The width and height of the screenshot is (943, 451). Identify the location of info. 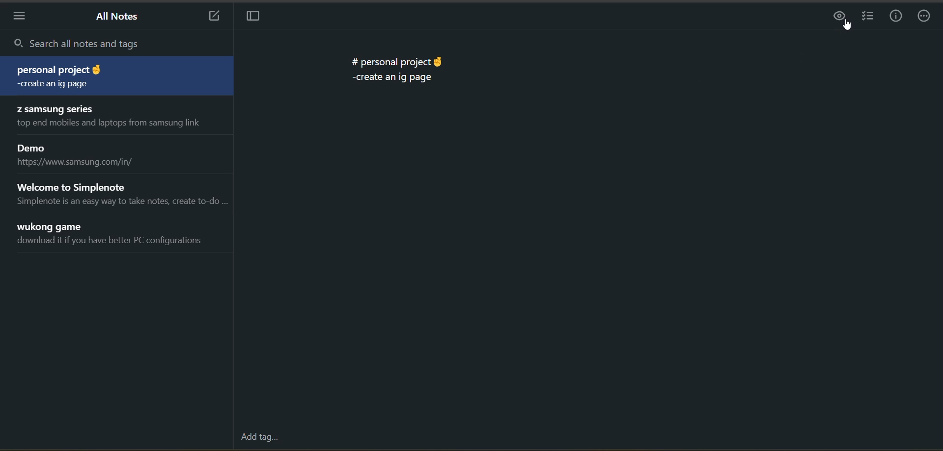
(897, 16).